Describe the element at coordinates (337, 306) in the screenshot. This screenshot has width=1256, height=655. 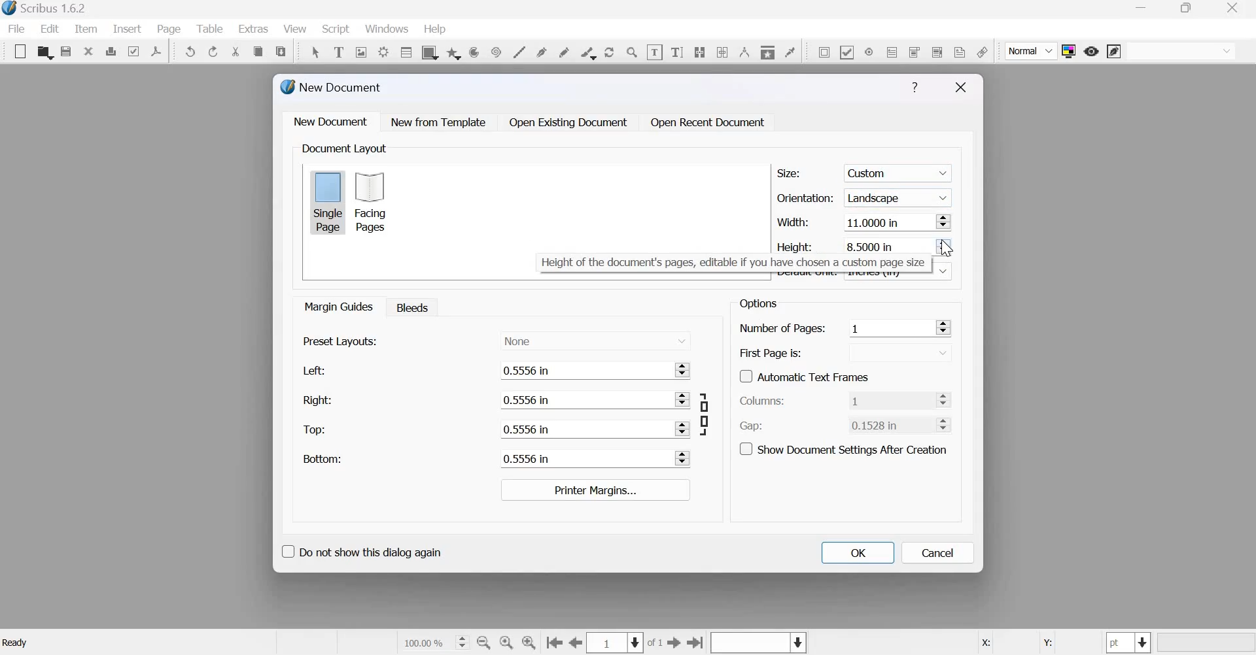
I see `Margin guides` at that location.